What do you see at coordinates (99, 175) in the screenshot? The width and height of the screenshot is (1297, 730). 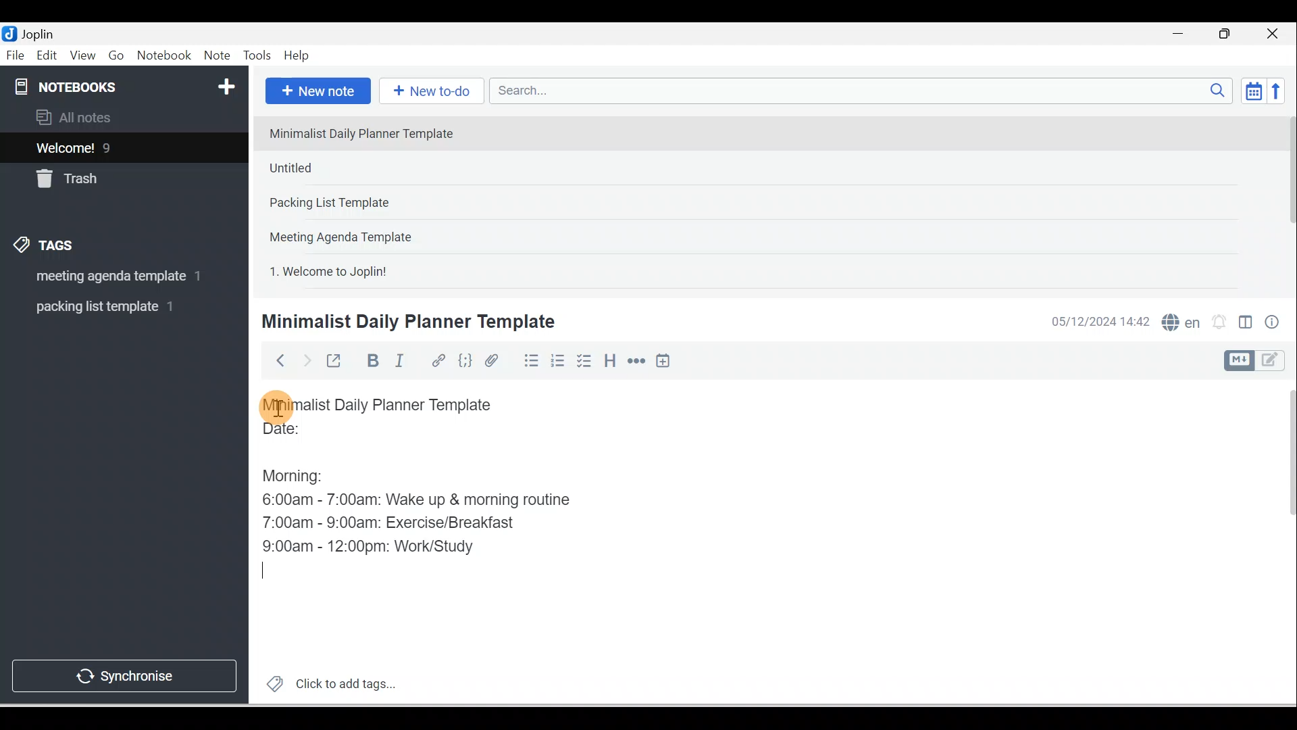 I see `Trash` at bounding box center [99, 175].